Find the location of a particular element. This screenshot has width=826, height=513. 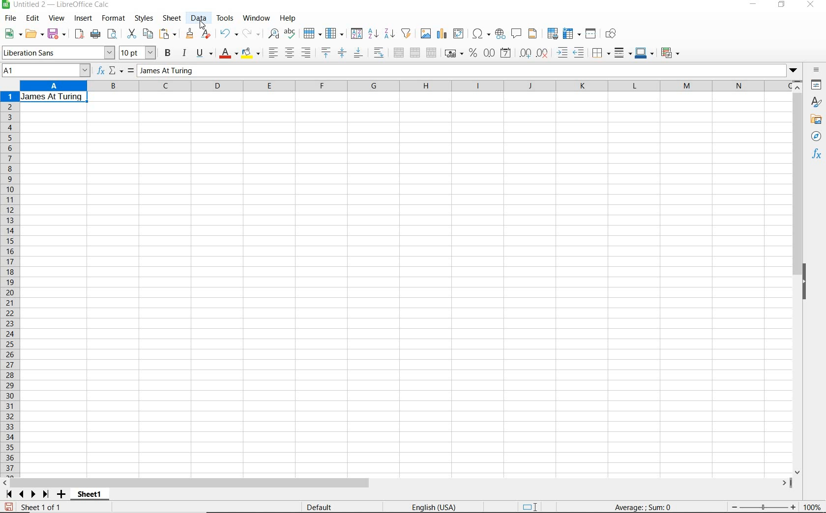

view is located at coordinates (57, 18).